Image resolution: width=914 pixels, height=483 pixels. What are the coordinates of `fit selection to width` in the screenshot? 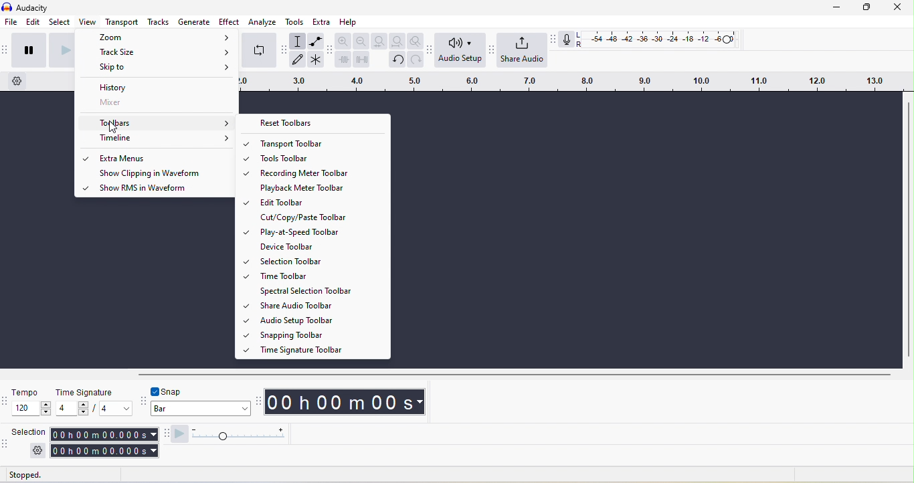 It's located at (379, 41).